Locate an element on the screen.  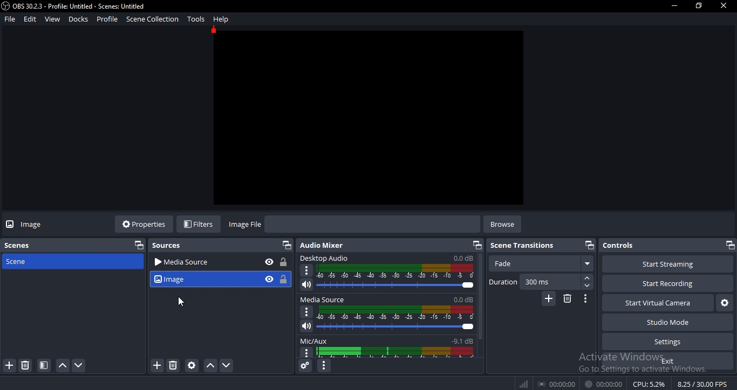
minimize is located at coordinates (673, 6).